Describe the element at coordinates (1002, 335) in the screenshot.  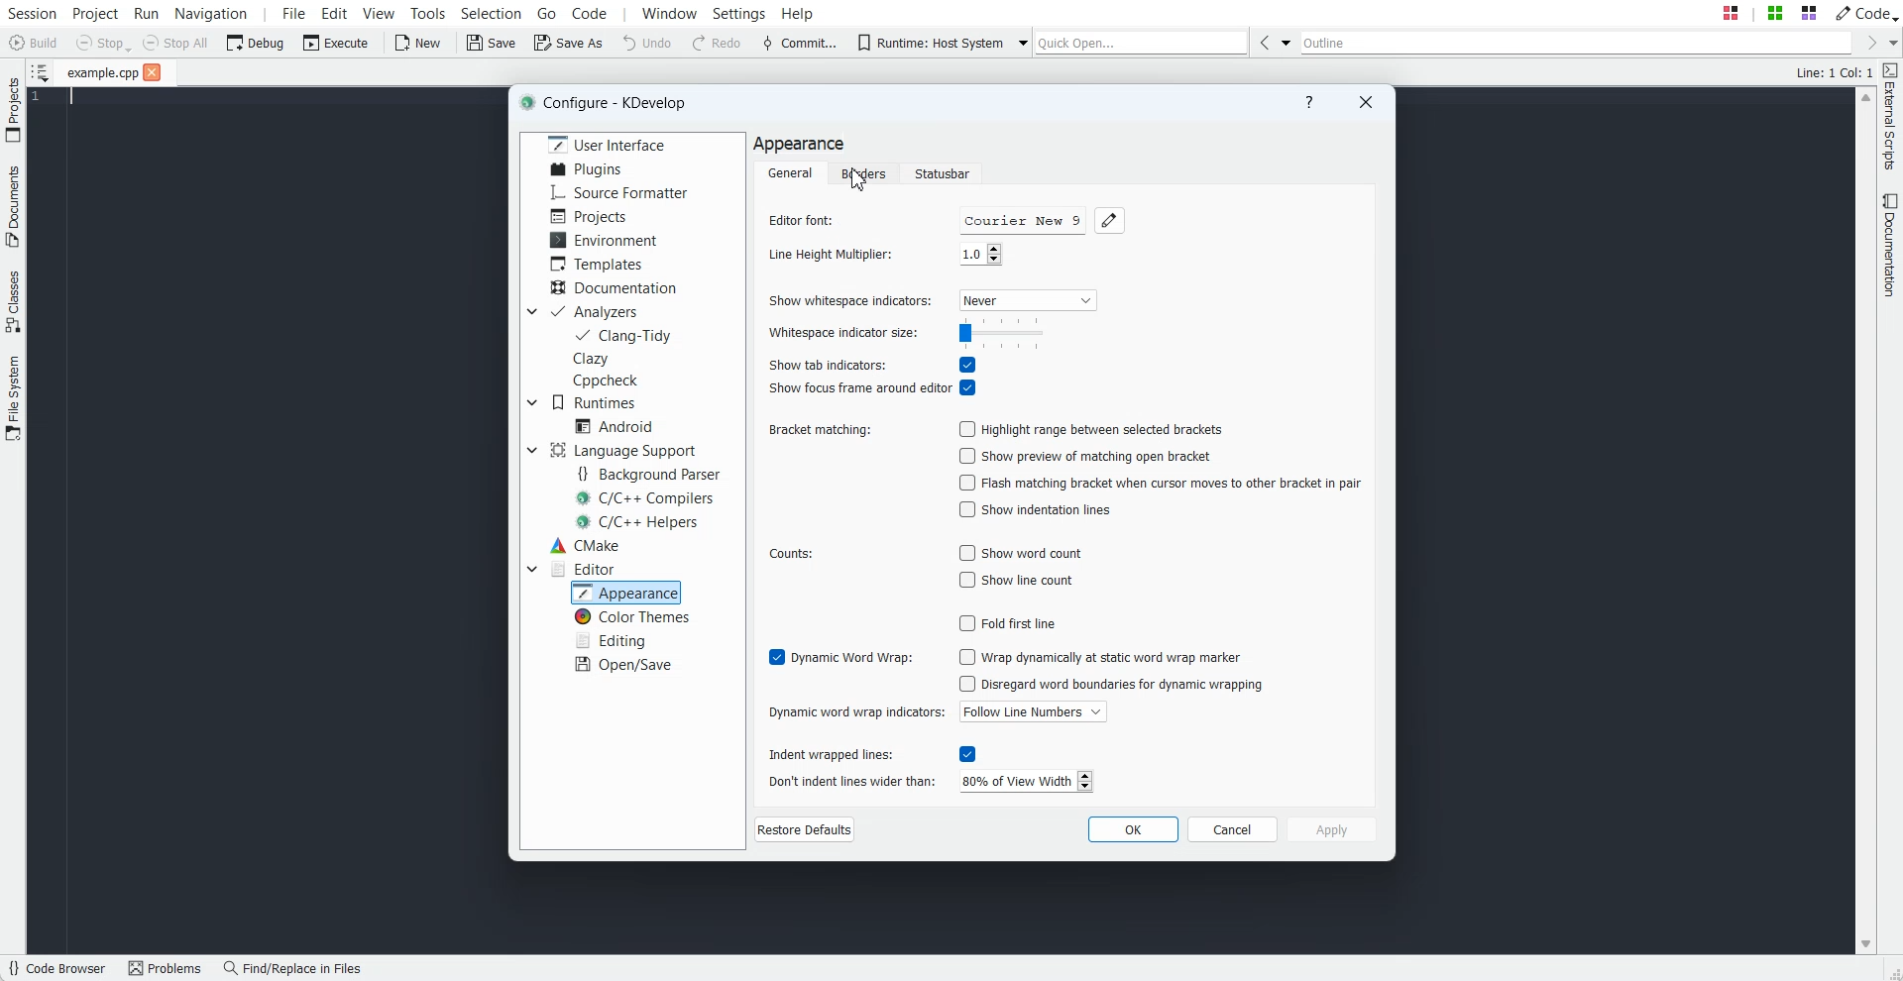
I see `range slider` at that location.